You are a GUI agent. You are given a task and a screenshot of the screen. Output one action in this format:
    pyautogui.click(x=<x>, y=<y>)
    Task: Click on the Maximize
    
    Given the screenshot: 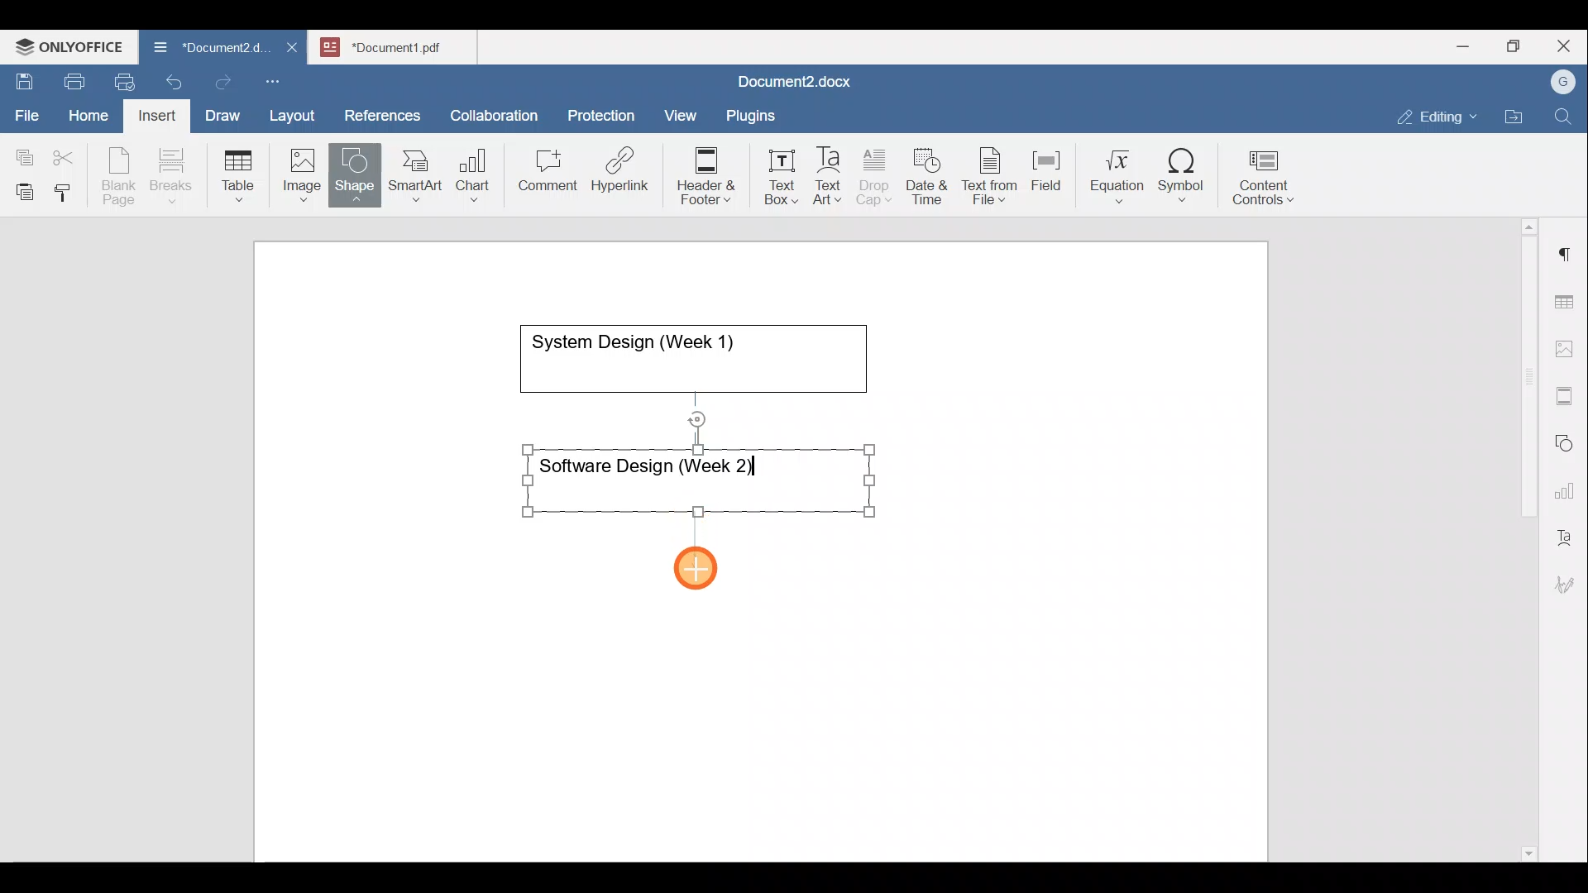 What is the action you would take?
    pyautogui.click(x=1518, y=46)
    